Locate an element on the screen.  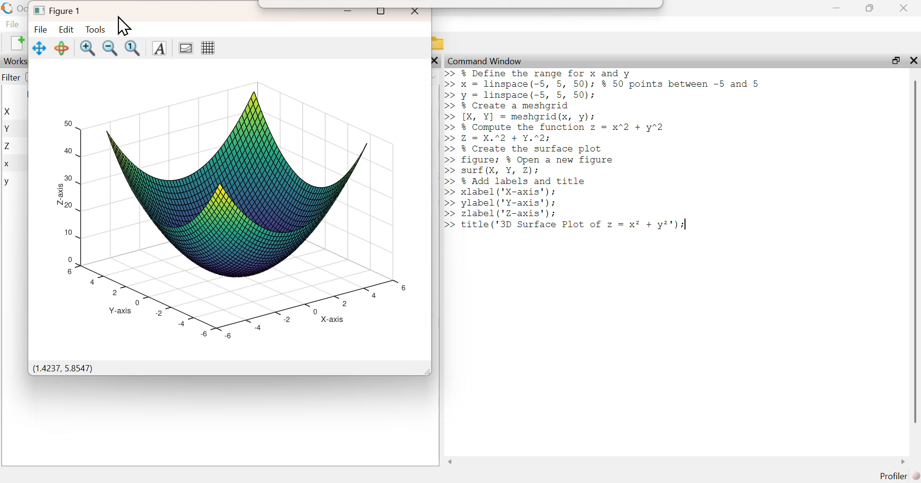
X is located at coordinates (9, 112).